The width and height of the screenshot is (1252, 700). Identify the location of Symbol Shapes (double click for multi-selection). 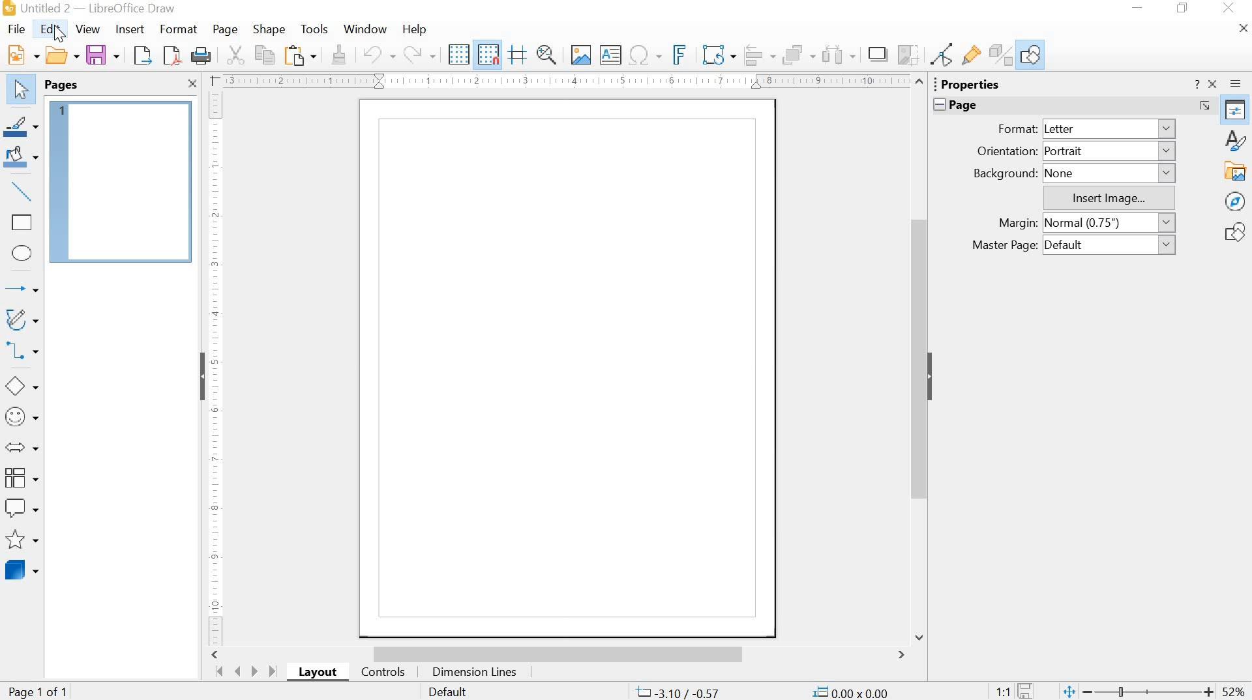
(24, 415).